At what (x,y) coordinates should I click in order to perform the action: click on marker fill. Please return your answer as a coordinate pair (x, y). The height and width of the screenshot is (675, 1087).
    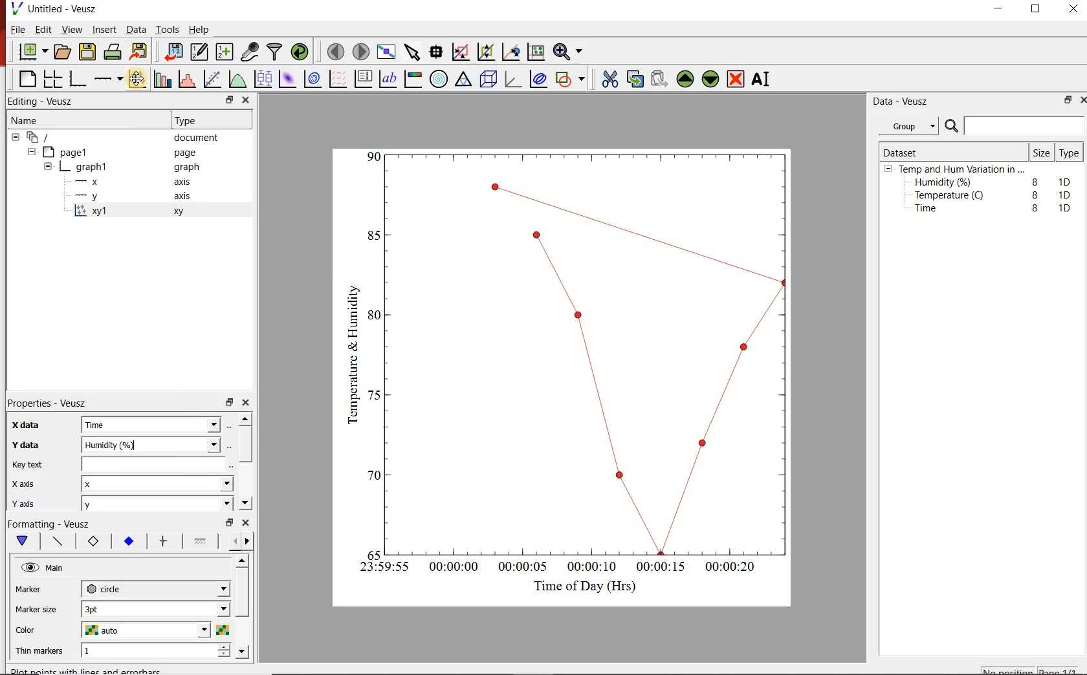
    Looking at the image, I should click on (128, 541).